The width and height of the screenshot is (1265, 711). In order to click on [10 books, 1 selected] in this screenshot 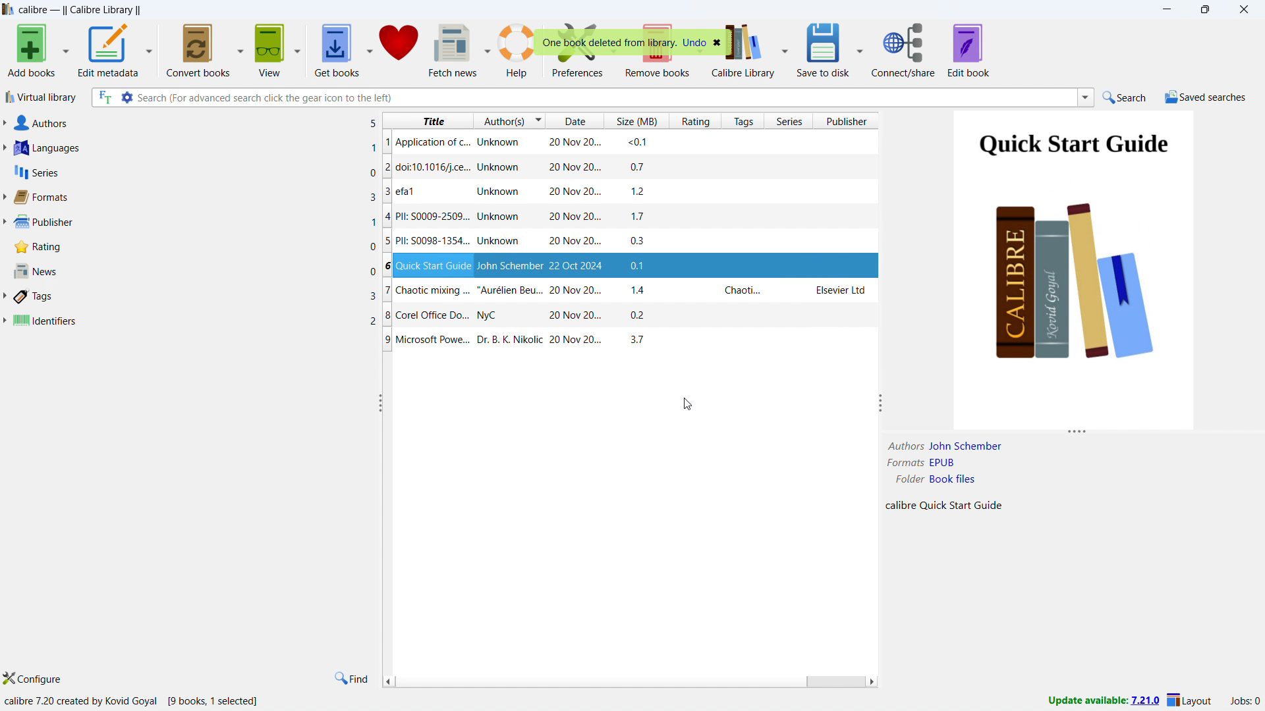, I will do `click(226, 700)`.